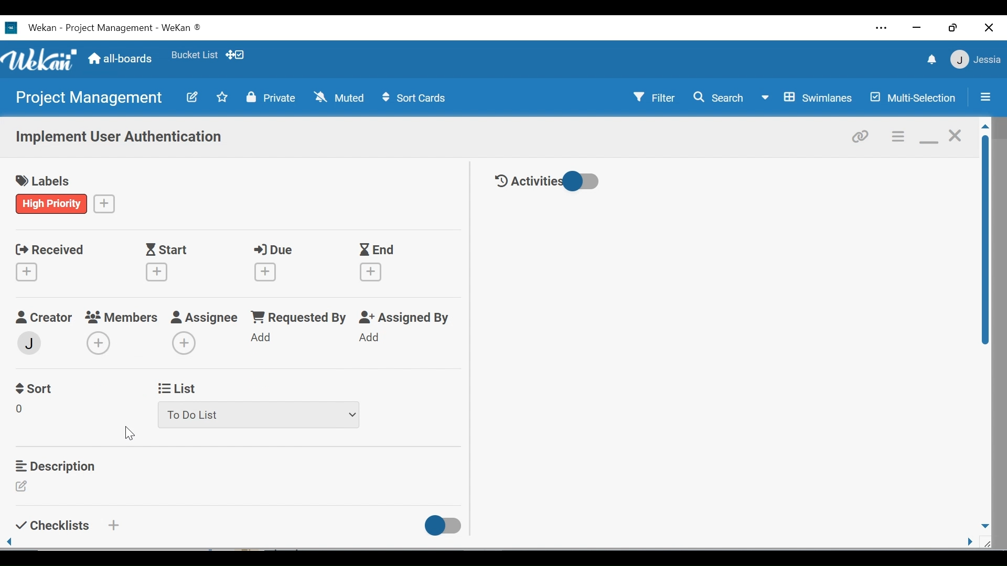 Image resolution: width=1007 pixels, height=566 pixels. Describe the element at coordinates (984, 96) in the screenshot. I see `open/close side pane` at that location.